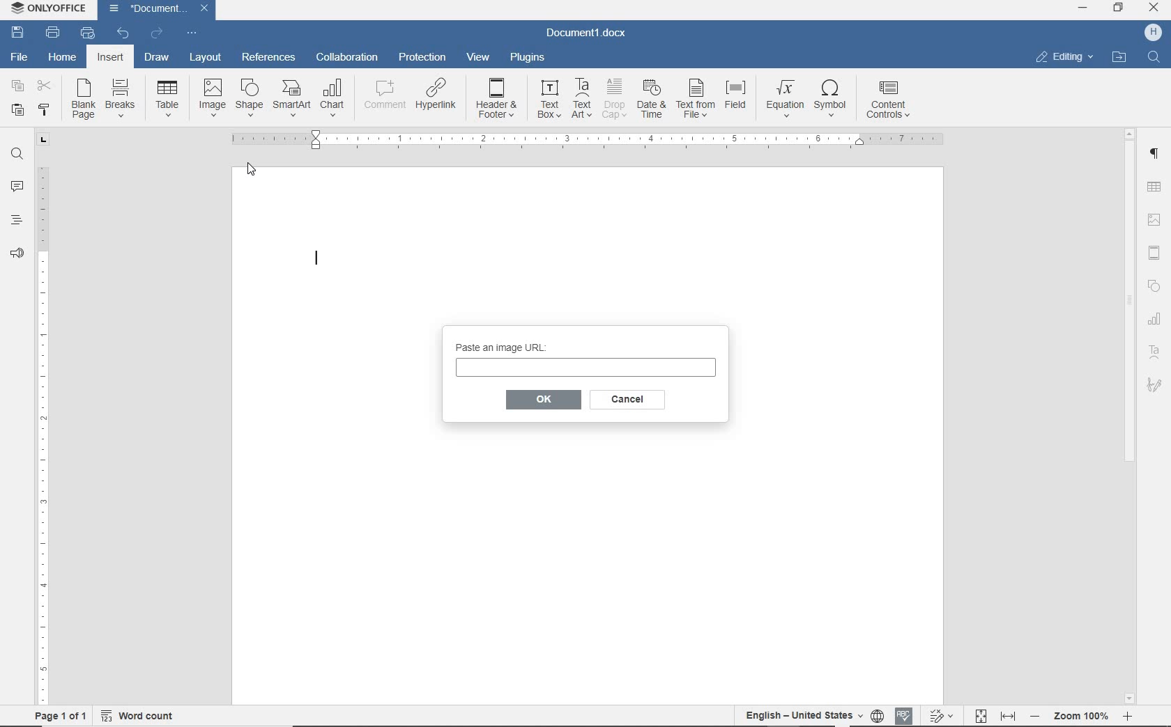  I want to click on chart, so click(334, 98).